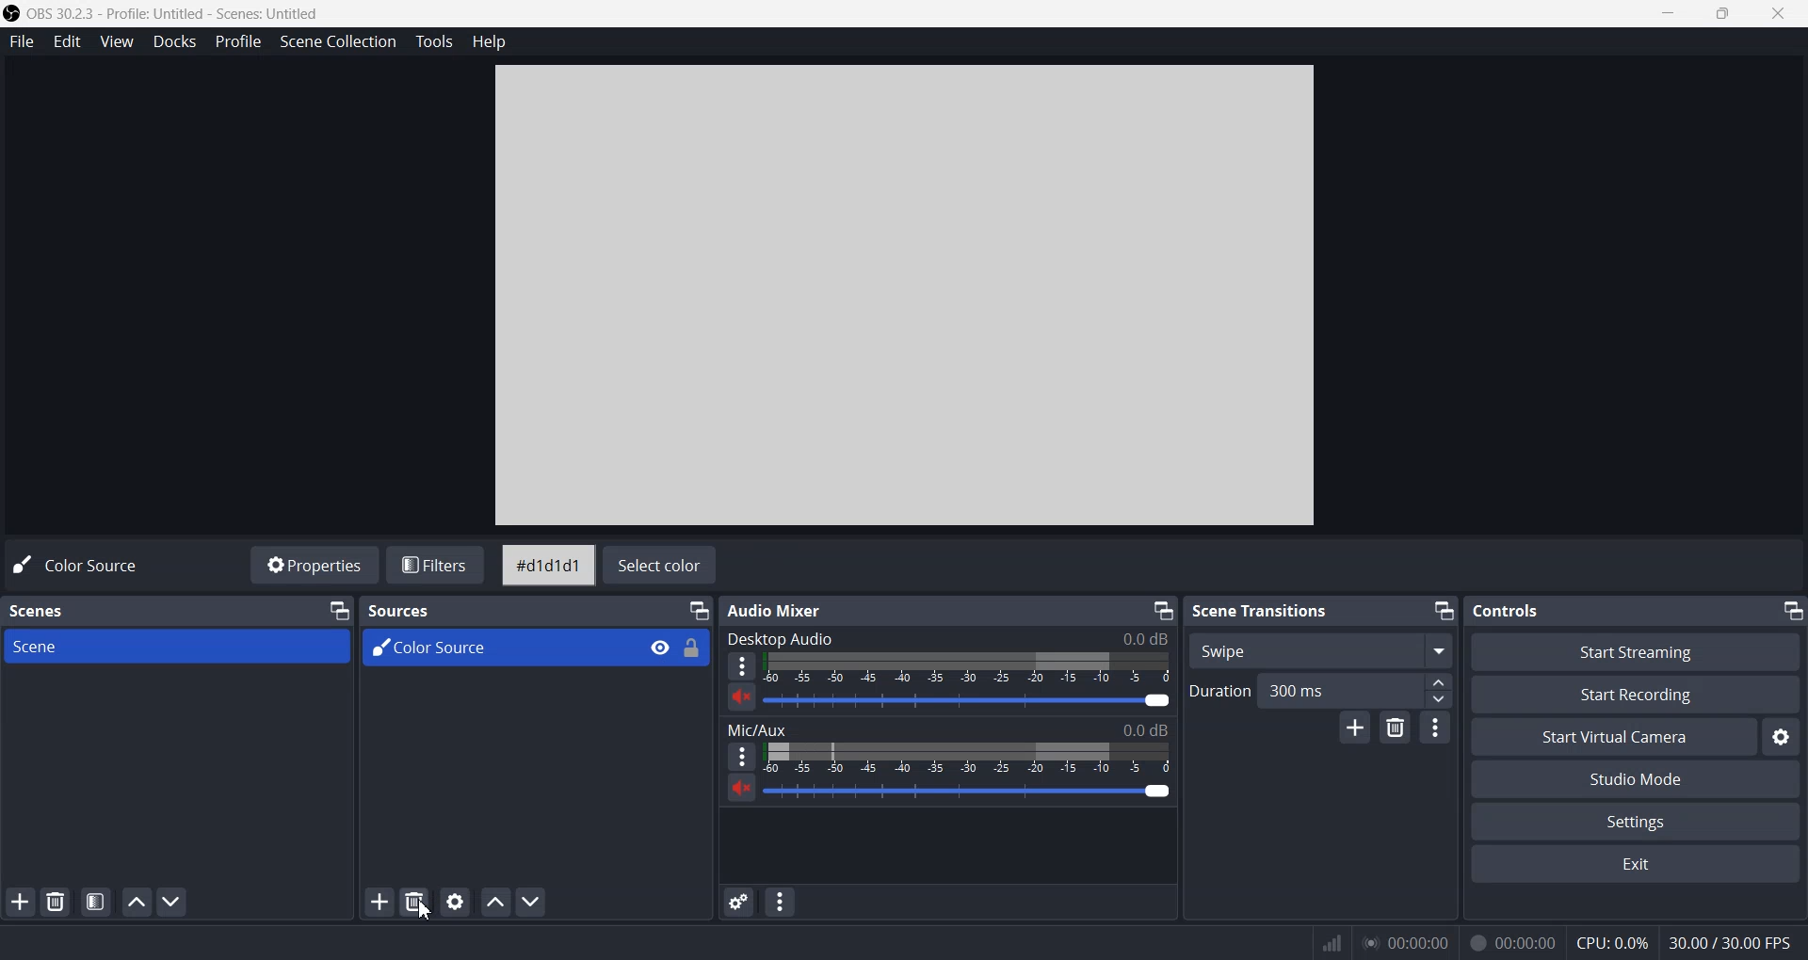 Image resolution: width=1808 pixels, height=960 pixels. Describe the element at coordinates (1261, 610) in the screenshot. I see `Scene Transition` at that location.